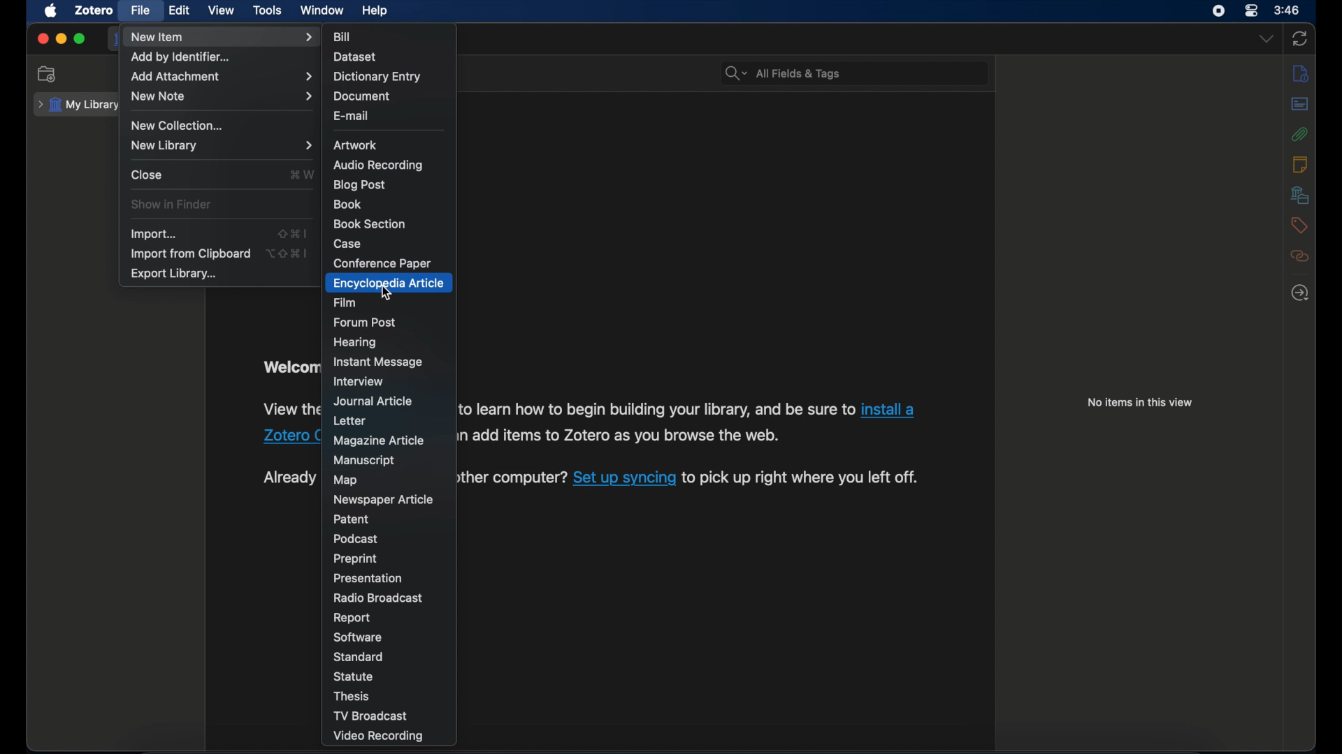 The height and width of the screenshot is (754, 1342). Describe the element at coordinates (48, 74) in the screenshot. I see `new collection` at that location.